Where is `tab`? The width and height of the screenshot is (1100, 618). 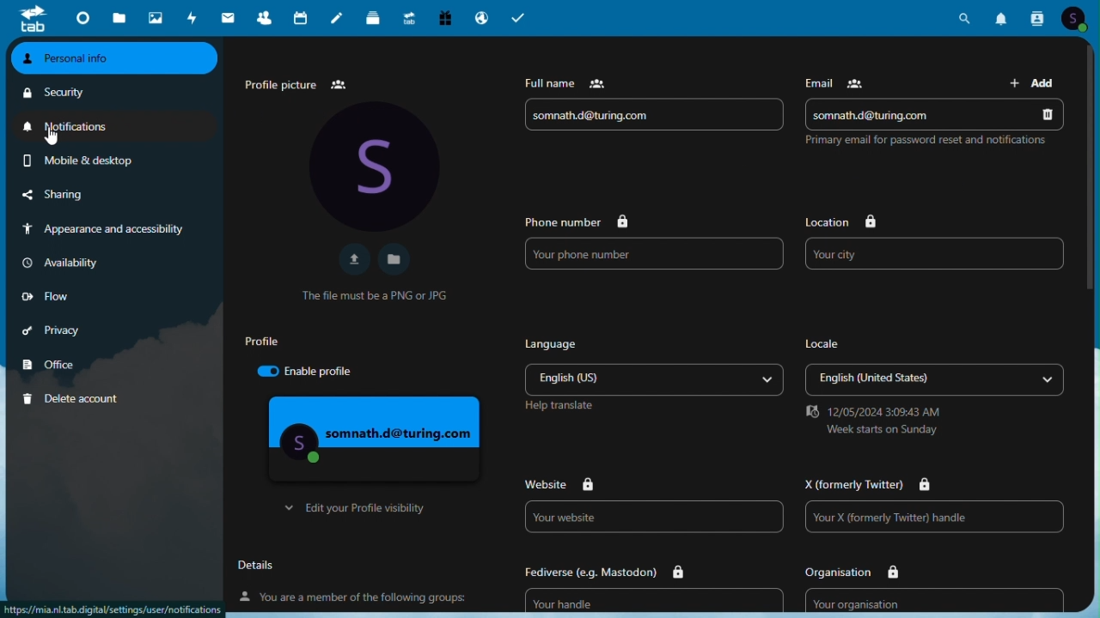 tab is located at coordinates (27, 18).